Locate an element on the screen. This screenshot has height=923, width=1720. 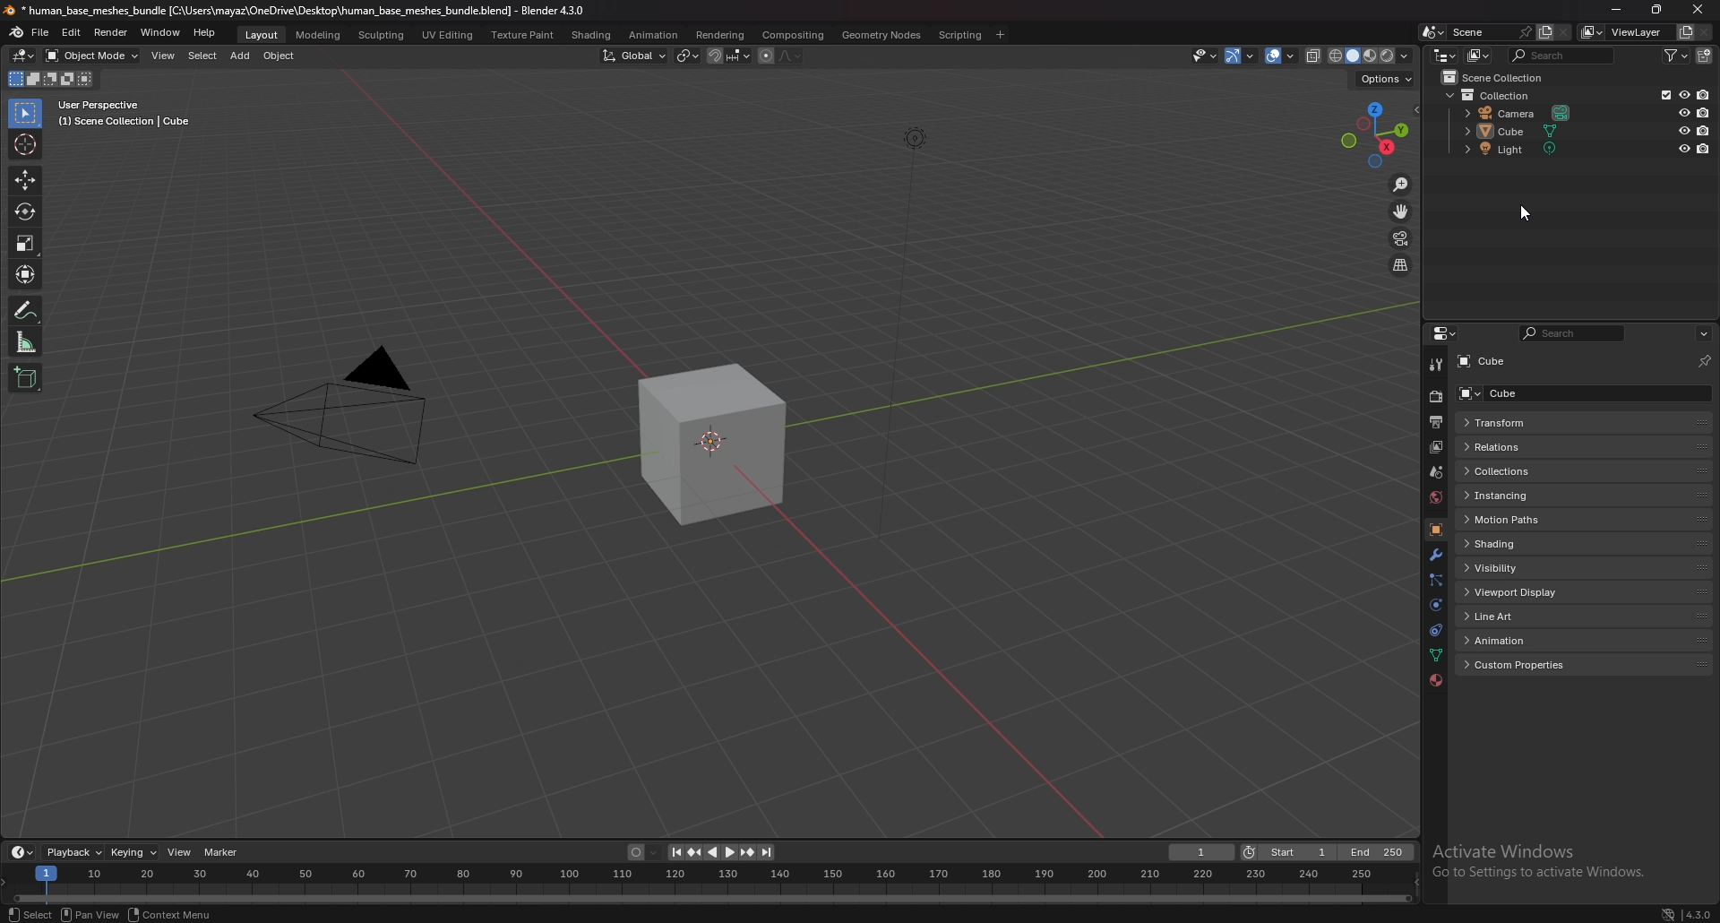
keying is located at coordinates (136, 852).